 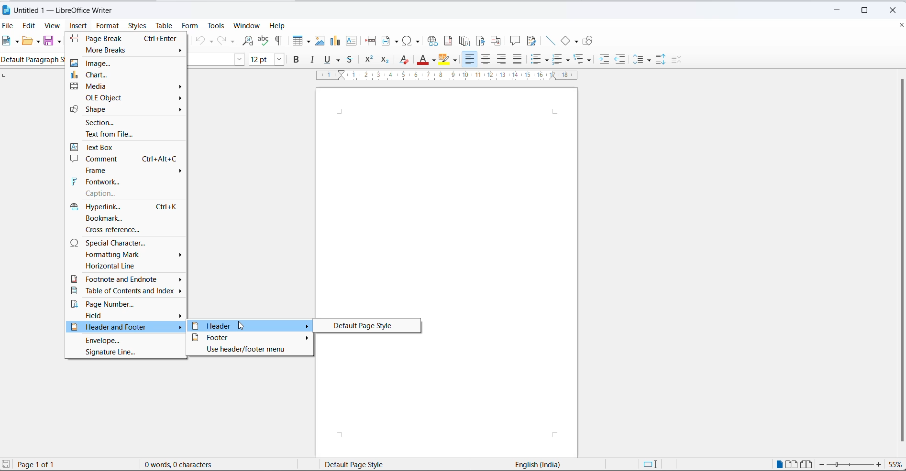 What do you see at coordinates (210, 59) in the screenshot?
I see `font name` at bounding box center [210, 59].